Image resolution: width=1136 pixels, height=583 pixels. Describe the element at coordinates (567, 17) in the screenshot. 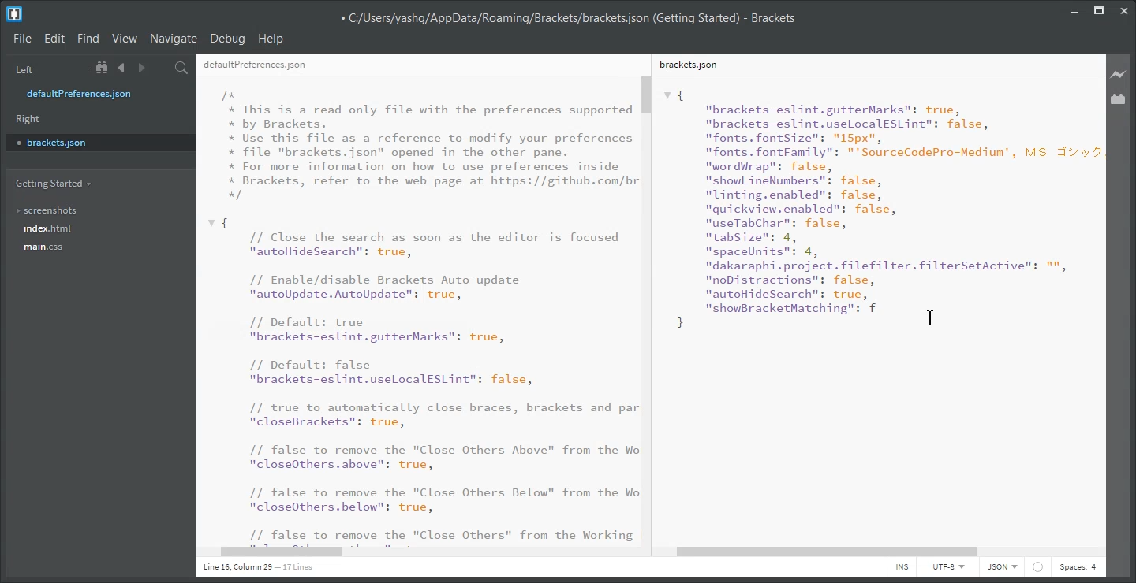

I see `C:/Users/yashg/AppData/Roaming/Brackets/brackets json (Getting Started) - Brackets` at that location.